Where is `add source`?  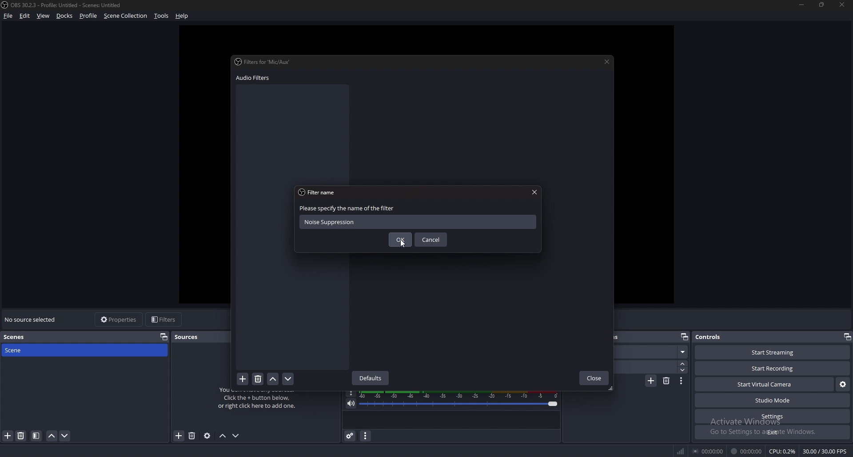 add source is located at coordinates (193, 436).